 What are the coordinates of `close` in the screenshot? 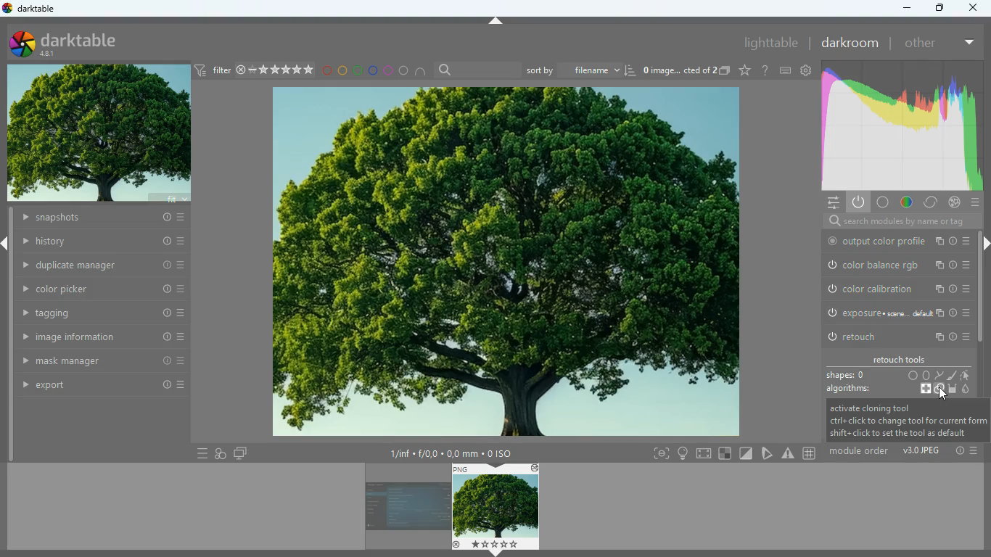 It's located at (975, 9).